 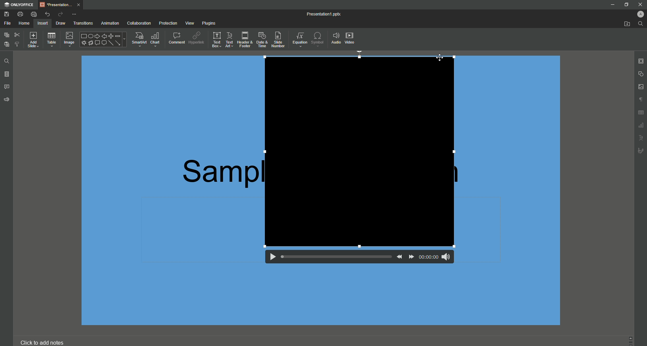 What do you see at coordinates (34, 14) in the screenshot?
I see `Quick Print` at bounding box center [34, 14].